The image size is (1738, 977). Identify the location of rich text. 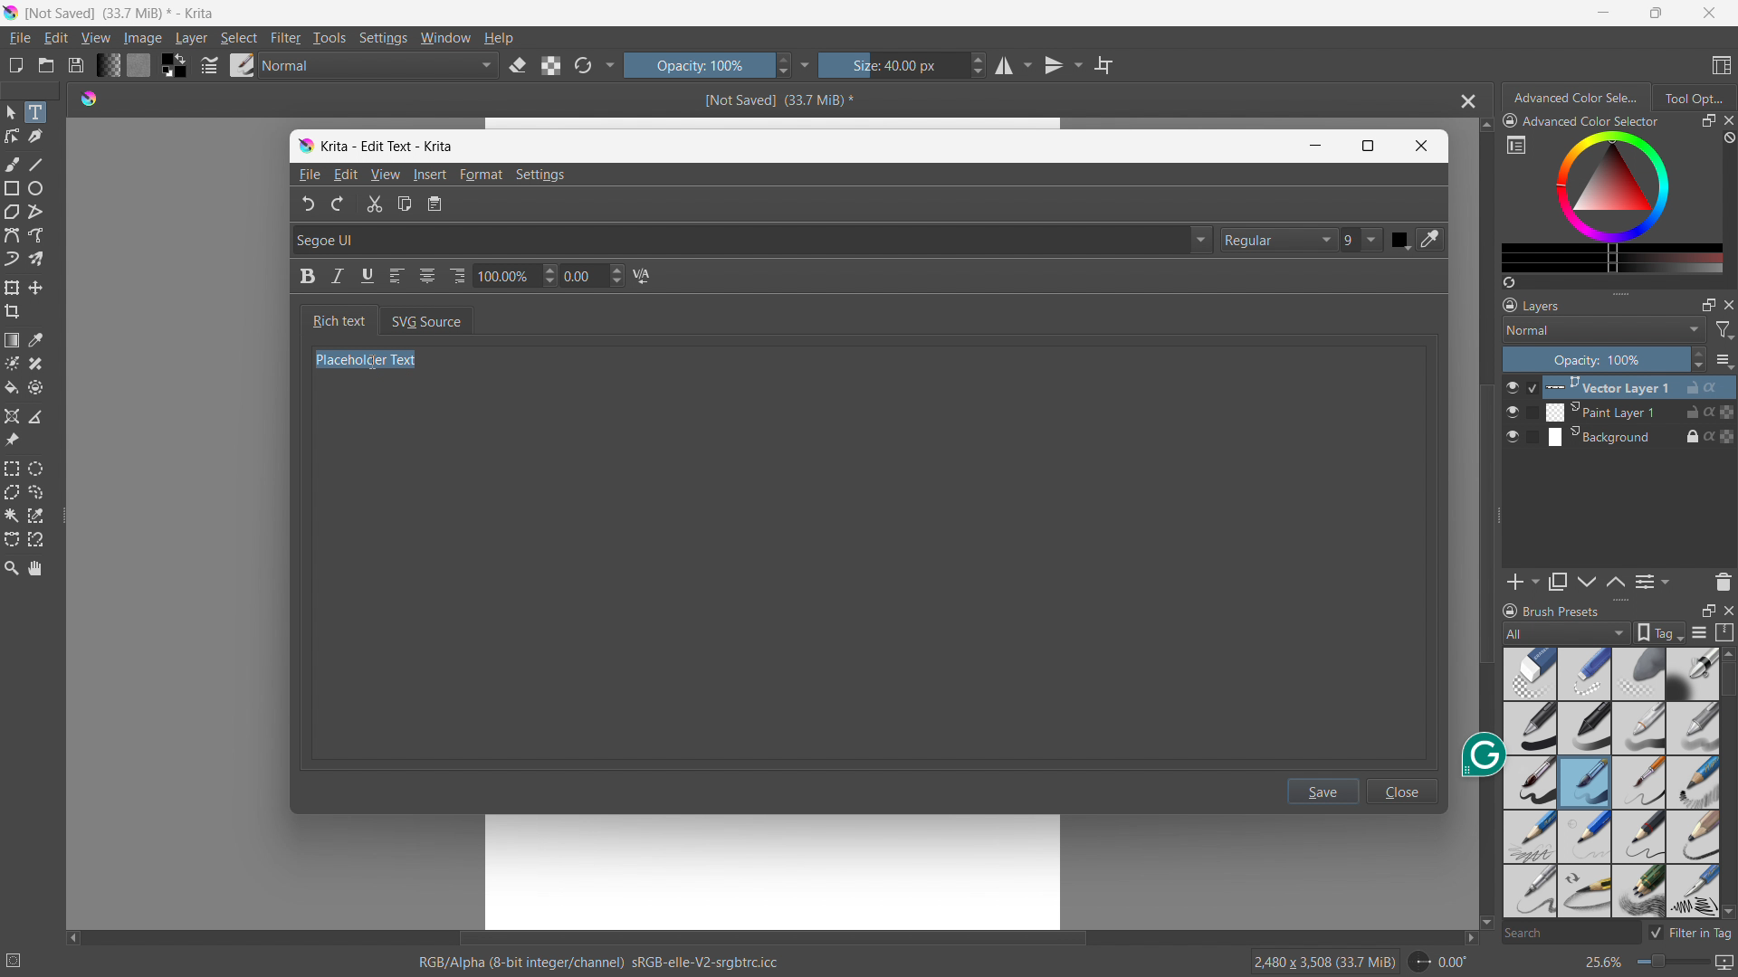
(339, 320).